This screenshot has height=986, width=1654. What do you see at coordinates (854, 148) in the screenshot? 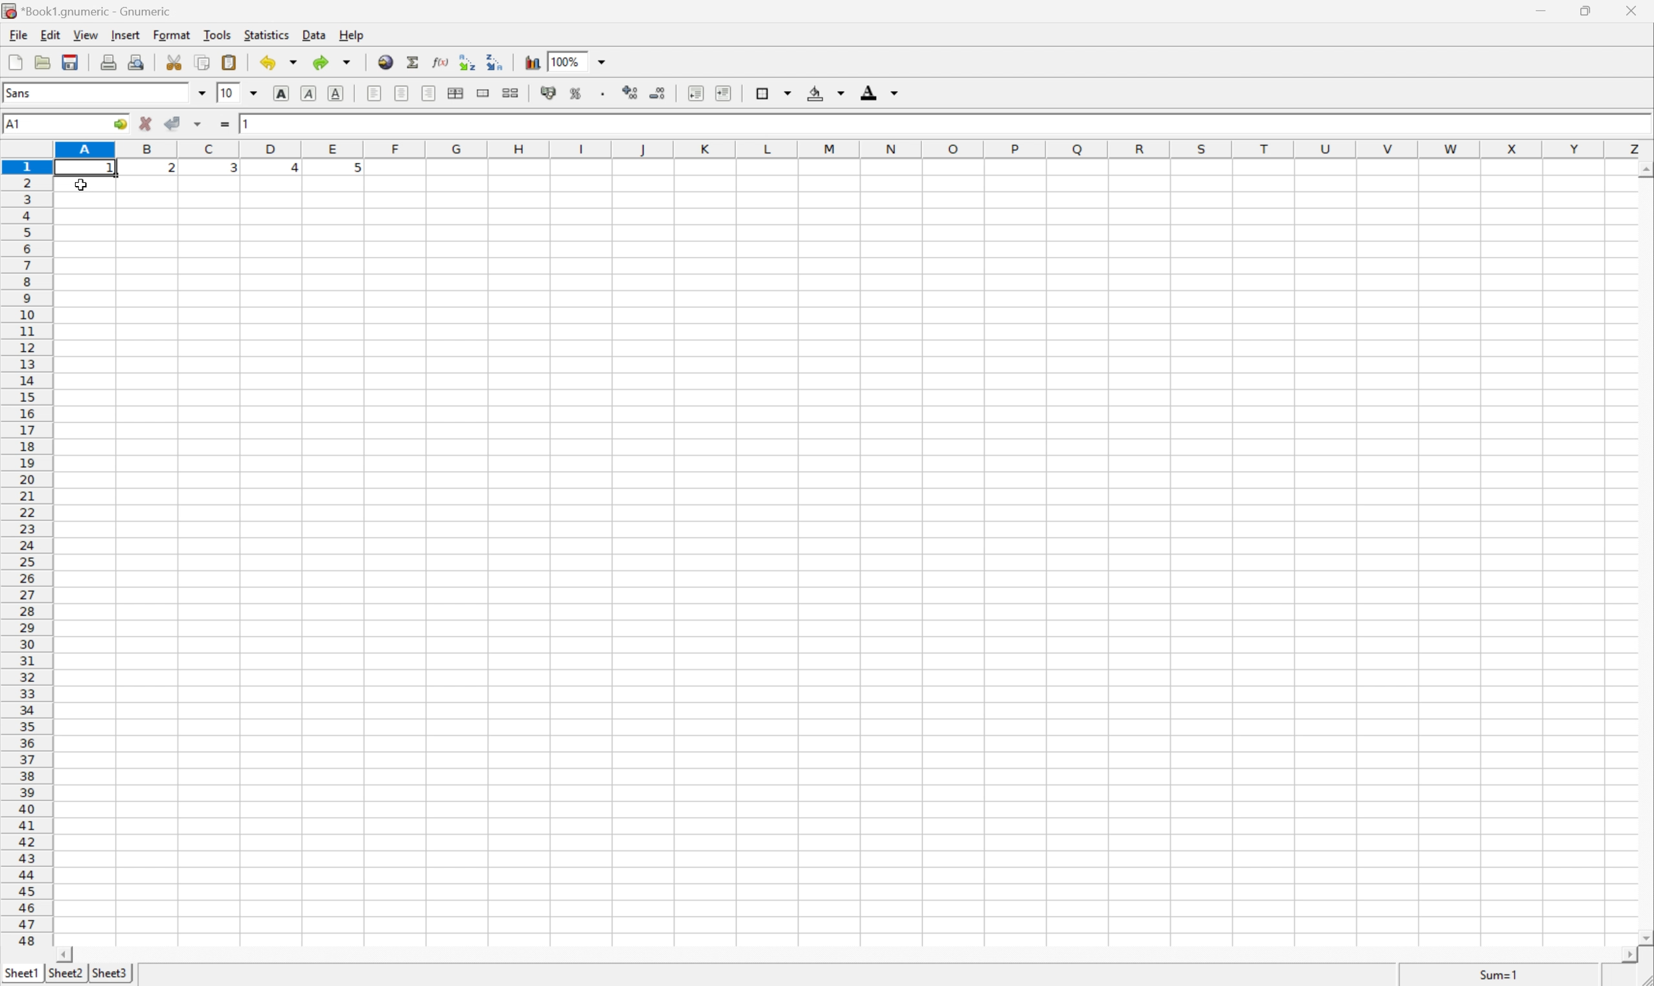
I see `column names` at bounding box center [854, 148].